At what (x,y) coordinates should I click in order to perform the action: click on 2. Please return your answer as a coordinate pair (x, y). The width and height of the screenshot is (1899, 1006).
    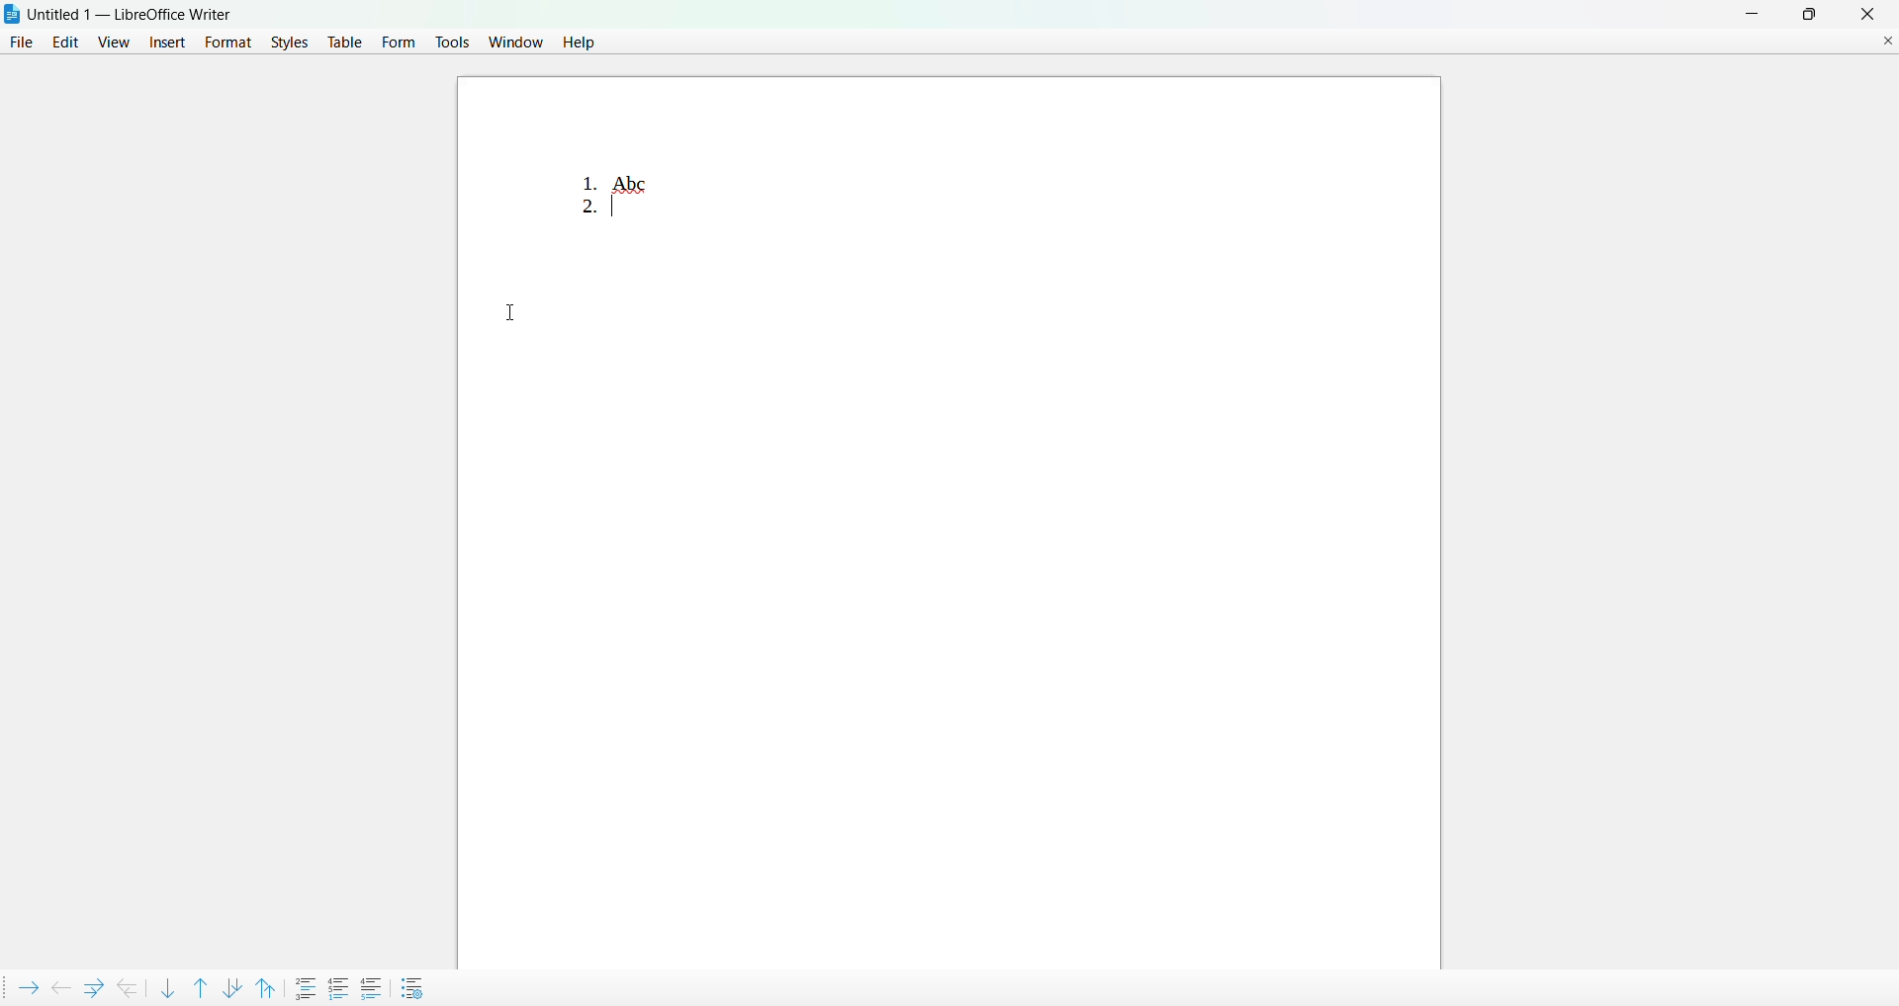
    Looking at the image, I should click on (583, 211).